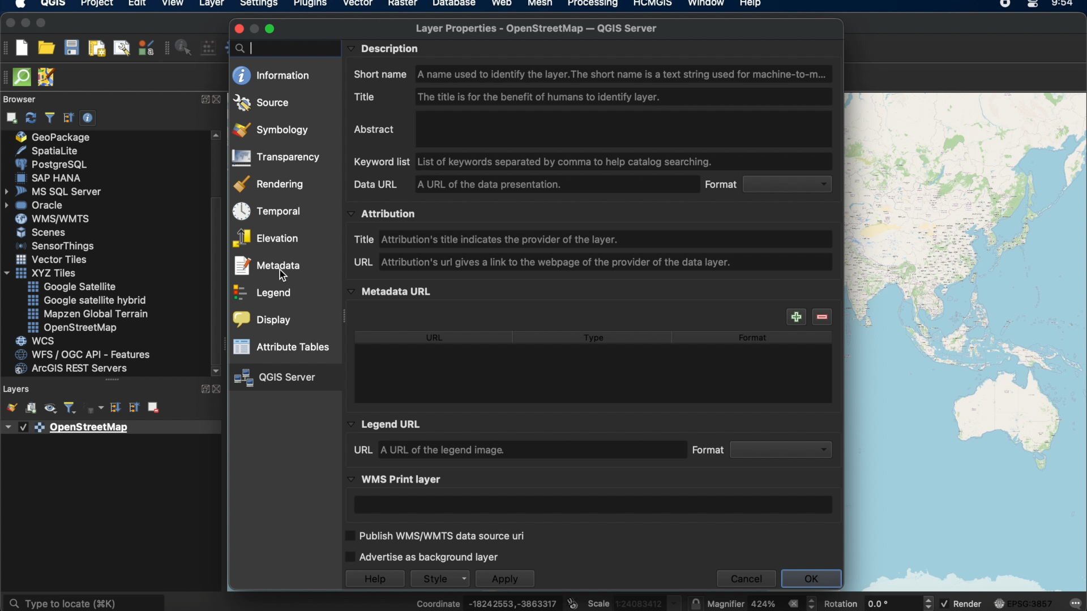 The image size is (1087, 611). Describe the element at coordinates (40, 233) in the screenshot. I see `scenes` at that location.